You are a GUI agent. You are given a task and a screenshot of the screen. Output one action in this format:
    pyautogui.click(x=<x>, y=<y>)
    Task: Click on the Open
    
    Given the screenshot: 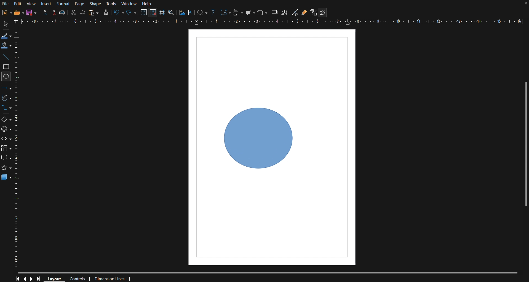 What is the action you would take?
    pyautogui.click(x=17, y=12)
    